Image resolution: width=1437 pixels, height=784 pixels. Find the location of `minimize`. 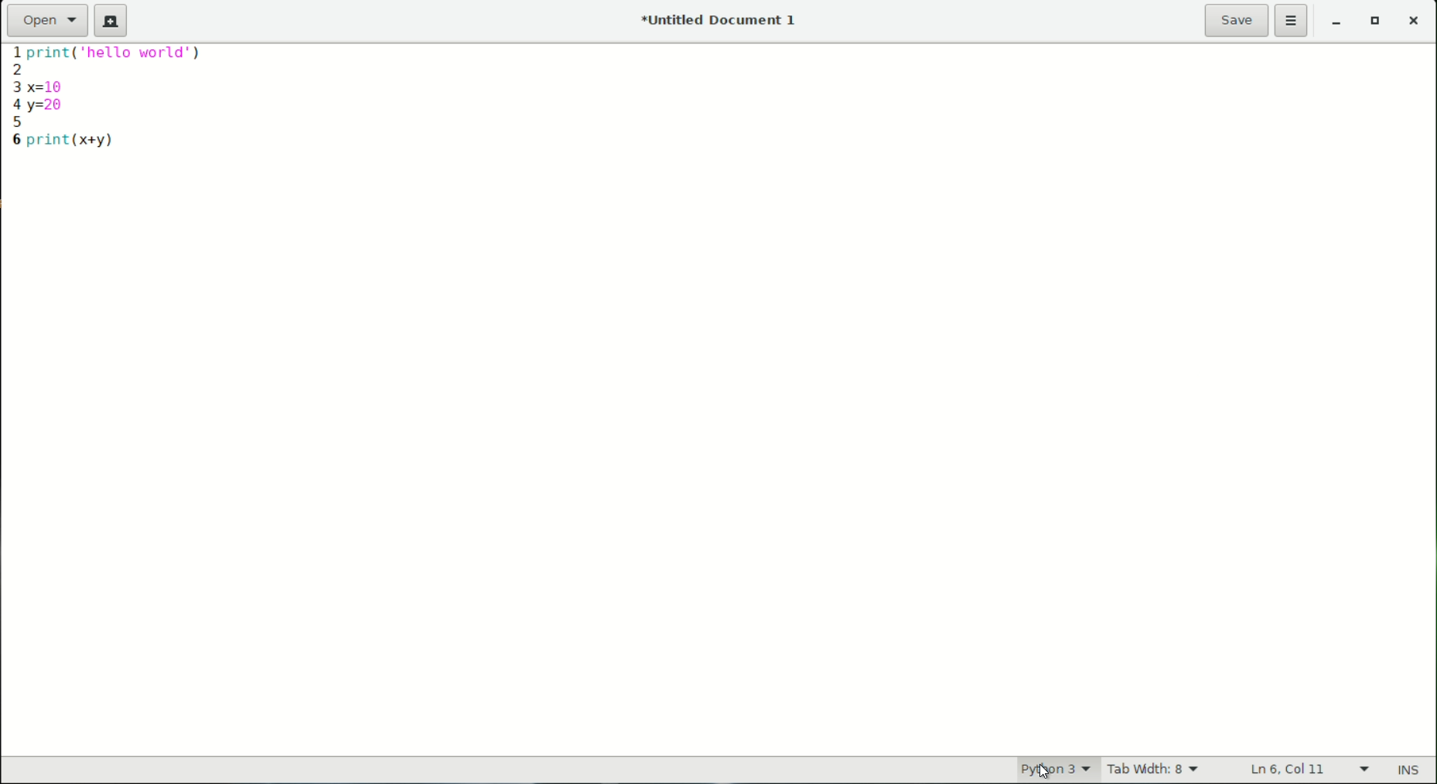

minimize is located at coordinates (1337, 23).